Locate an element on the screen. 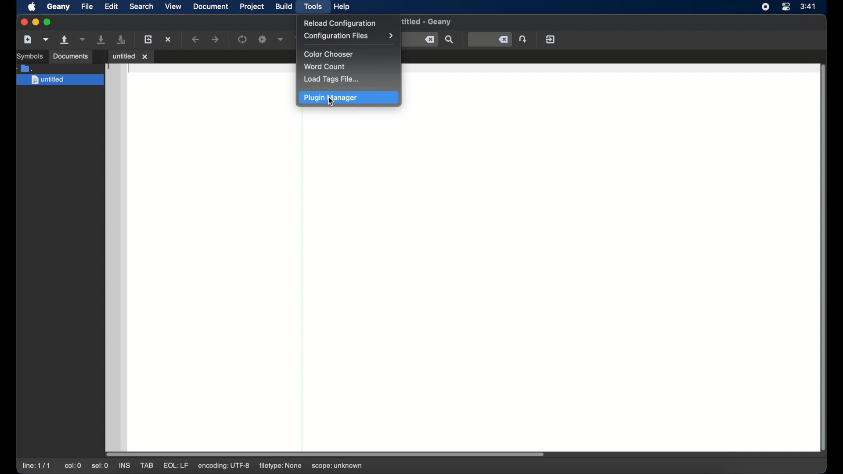  color chooser is located at coordinates (331, 54).